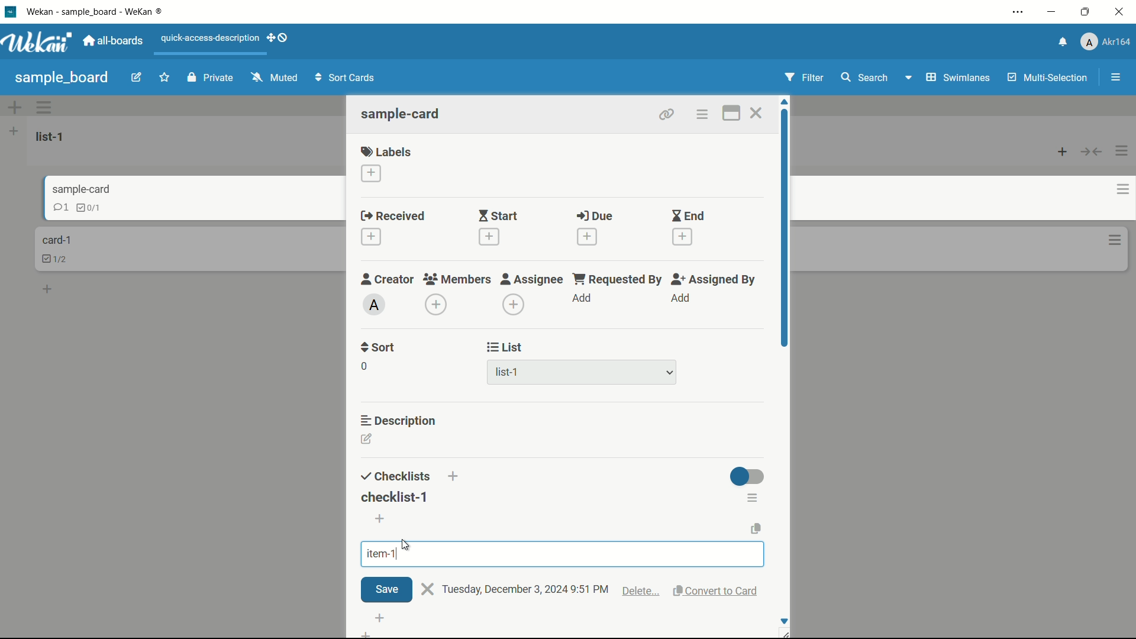 The image size is (1136, 639). Describe the element at coordinates (1085, 11) in the screenshot. I see `maximize` at that location.